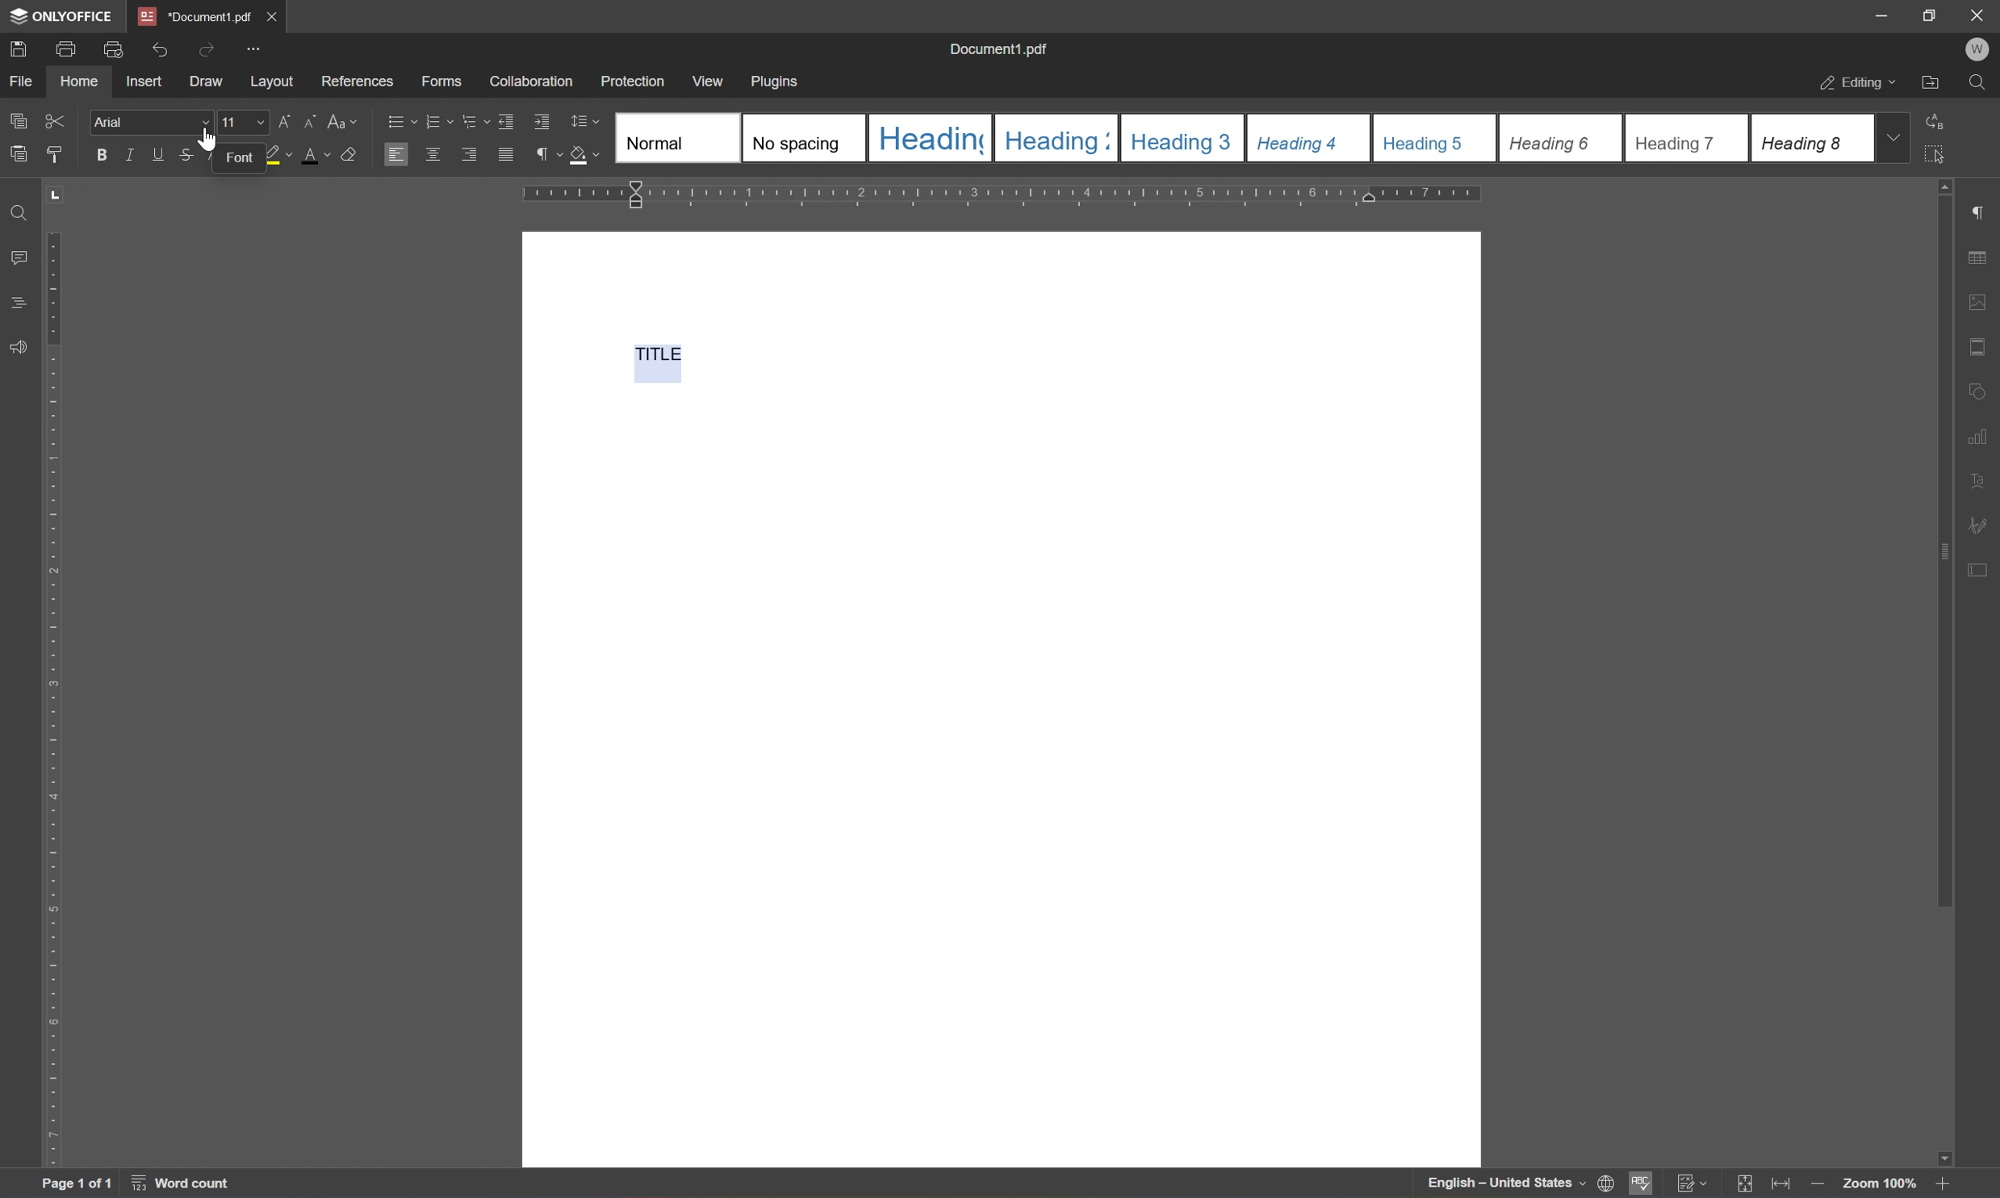 Image resolution: width=2000 pixels, height=1198 pixels. Describe the element at coordinates (120, 124) in the screenshot. I see `Arial` at that location.